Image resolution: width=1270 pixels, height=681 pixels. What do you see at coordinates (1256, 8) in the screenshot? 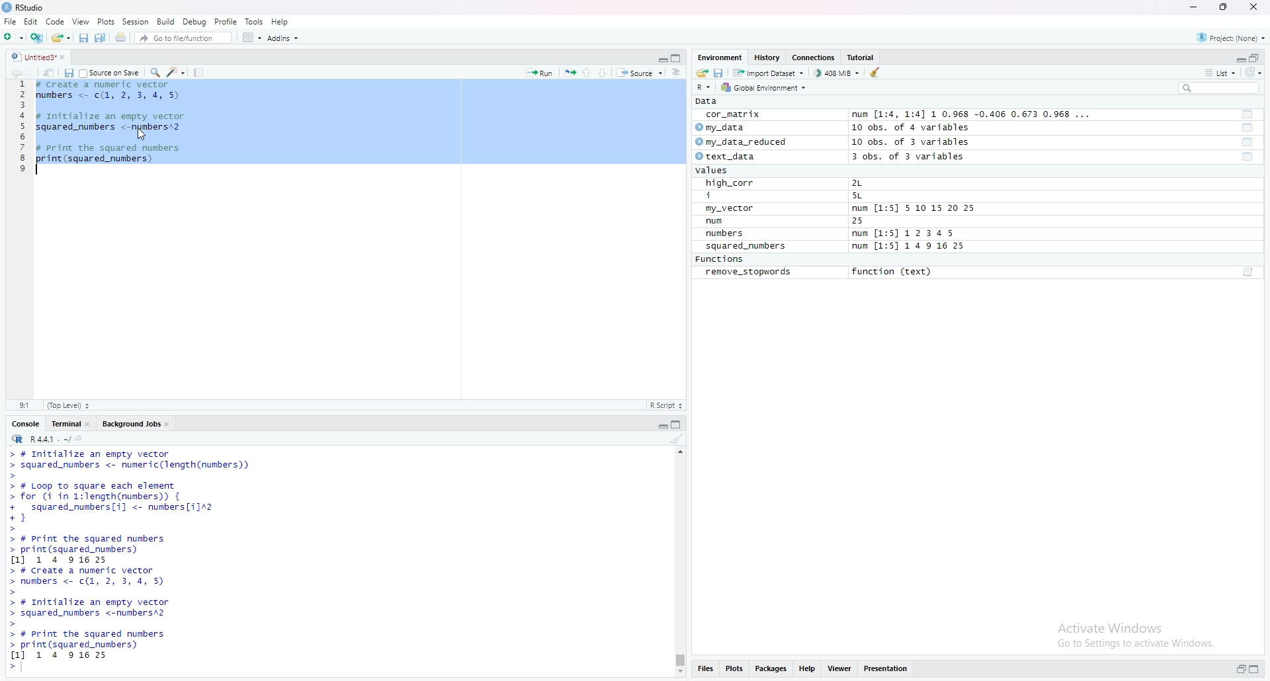
I see `close` at bounding box center [1256, 8].